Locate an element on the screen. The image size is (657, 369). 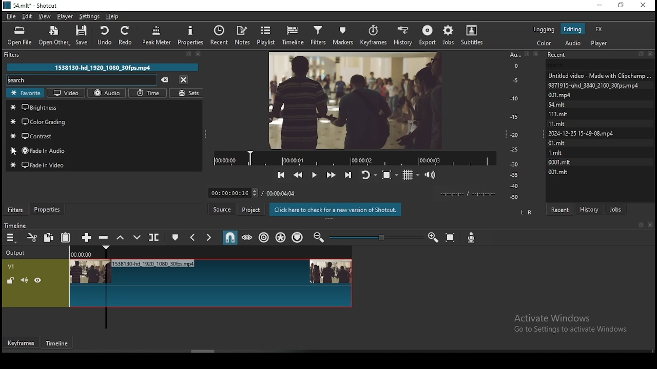
paste is located at coordinates (67, 237).